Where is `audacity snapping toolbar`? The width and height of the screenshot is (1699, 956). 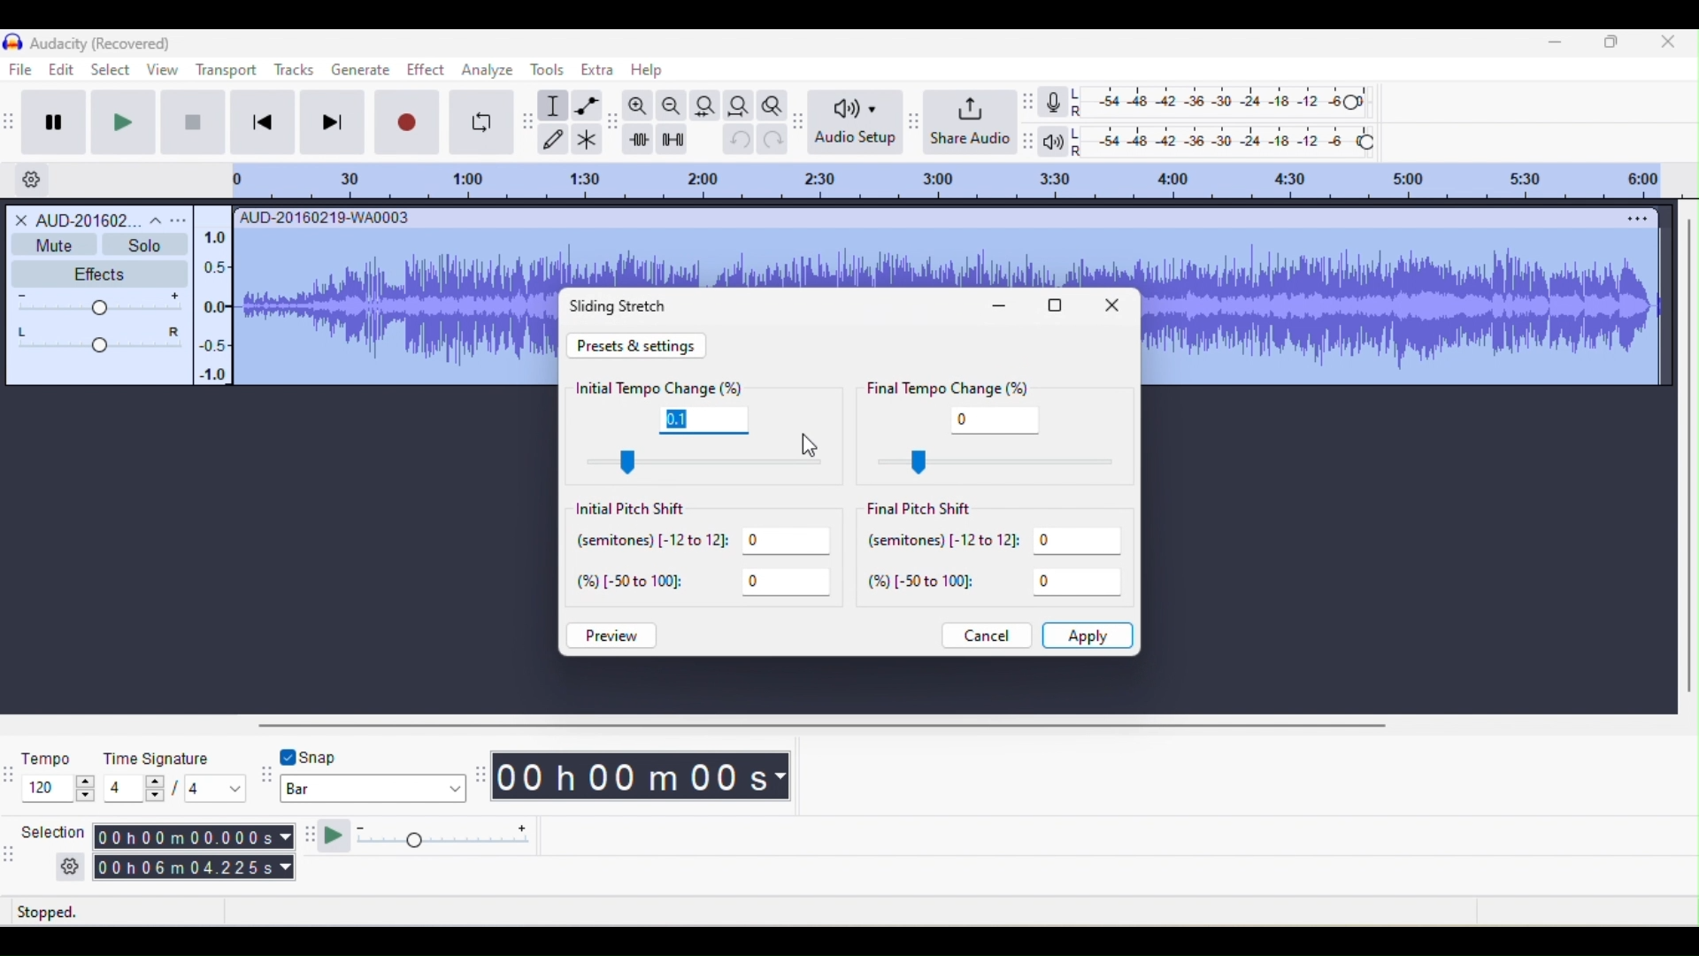 audacity snapping toolbar is located at coordinates (264, 777).